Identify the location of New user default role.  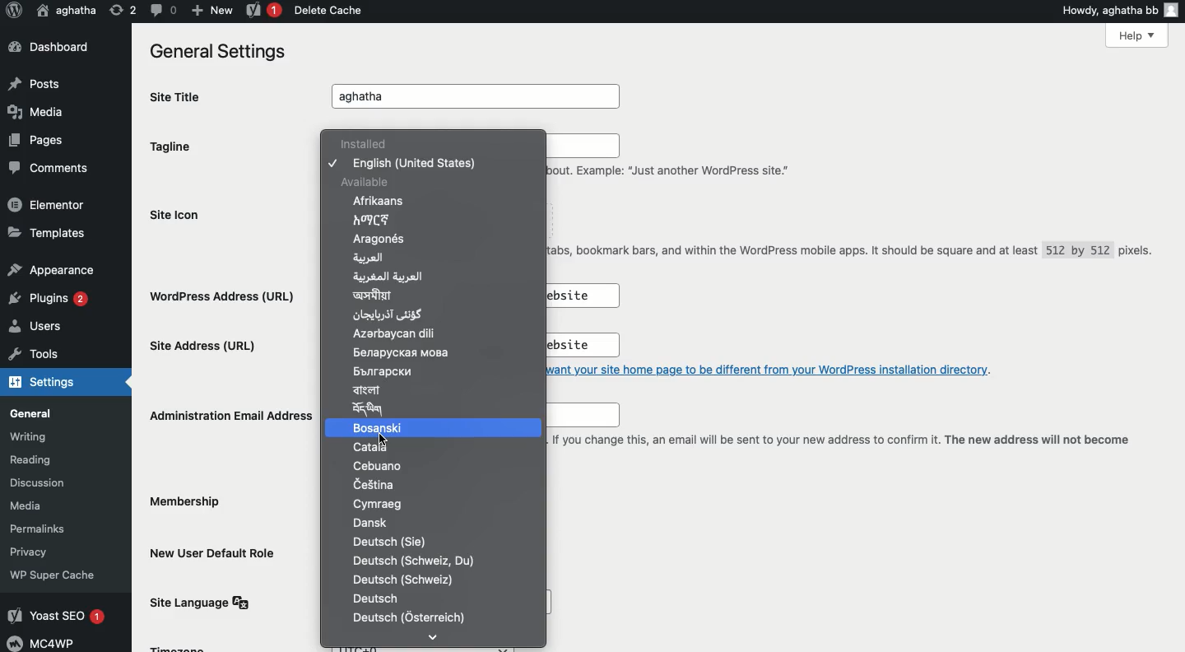
(217, 552).